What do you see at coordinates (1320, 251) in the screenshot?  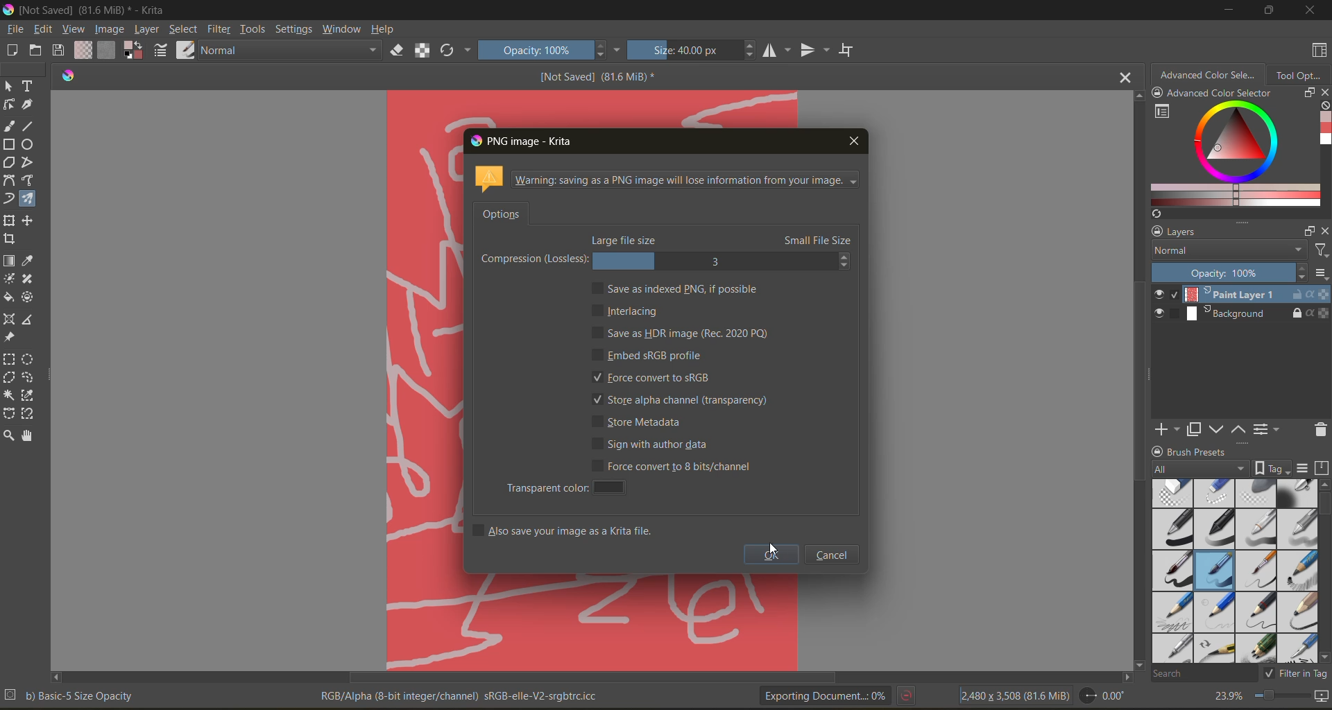 I see `filters` at bounding box center [1320, 251].